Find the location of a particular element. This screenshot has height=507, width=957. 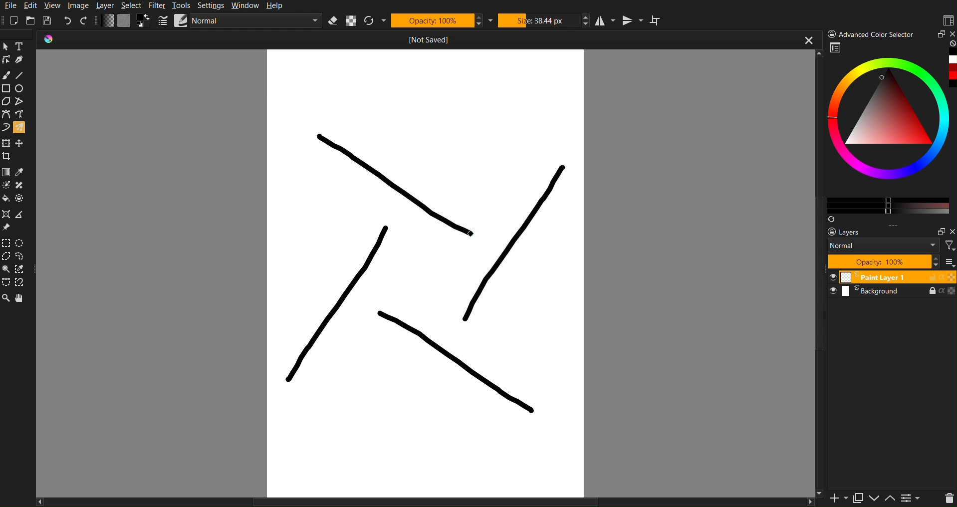

Similar color selection Tool is located at coordinates (24, 269).